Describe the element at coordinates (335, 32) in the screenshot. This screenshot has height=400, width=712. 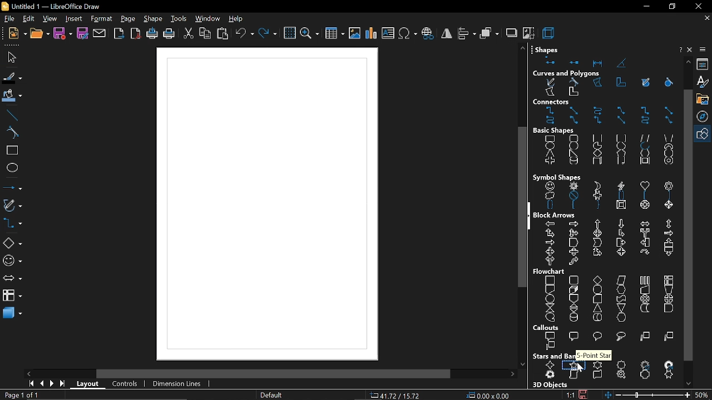
I see `insert table` at that location.